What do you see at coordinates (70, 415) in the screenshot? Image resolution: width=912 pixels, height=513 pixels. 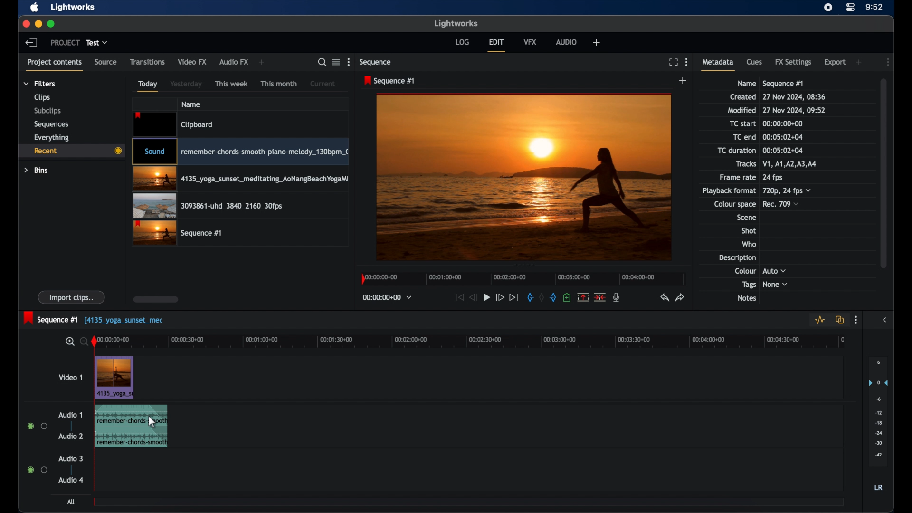 I see `audio 1` at bounding box center [70, 415].